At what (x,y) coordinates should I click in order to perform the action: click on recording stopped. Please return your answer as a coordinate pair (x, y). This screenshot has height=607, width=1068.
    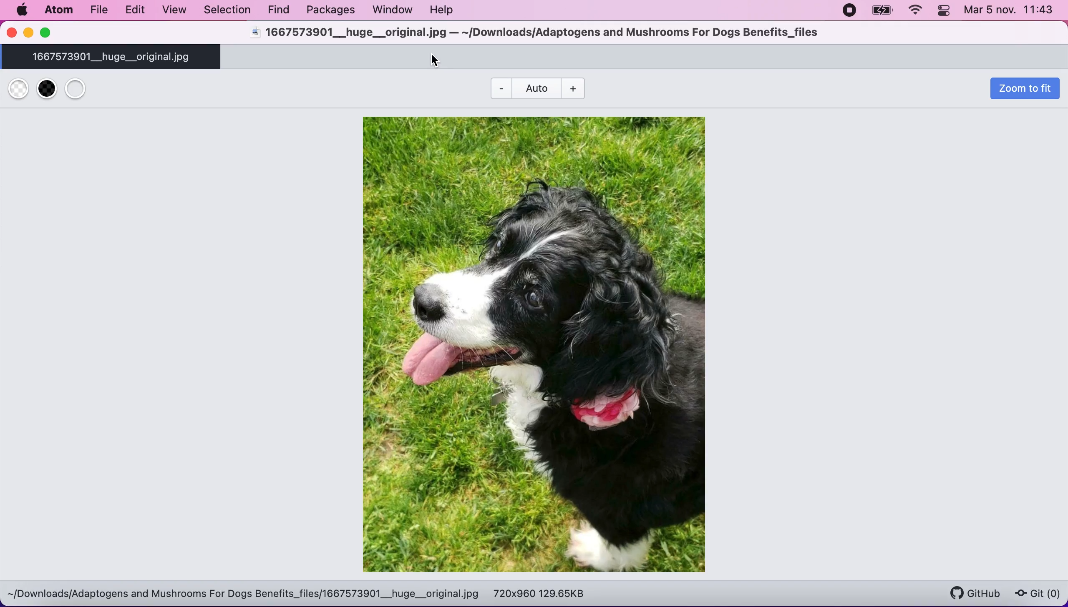
    Looking at the image, I should click on (850, 11).